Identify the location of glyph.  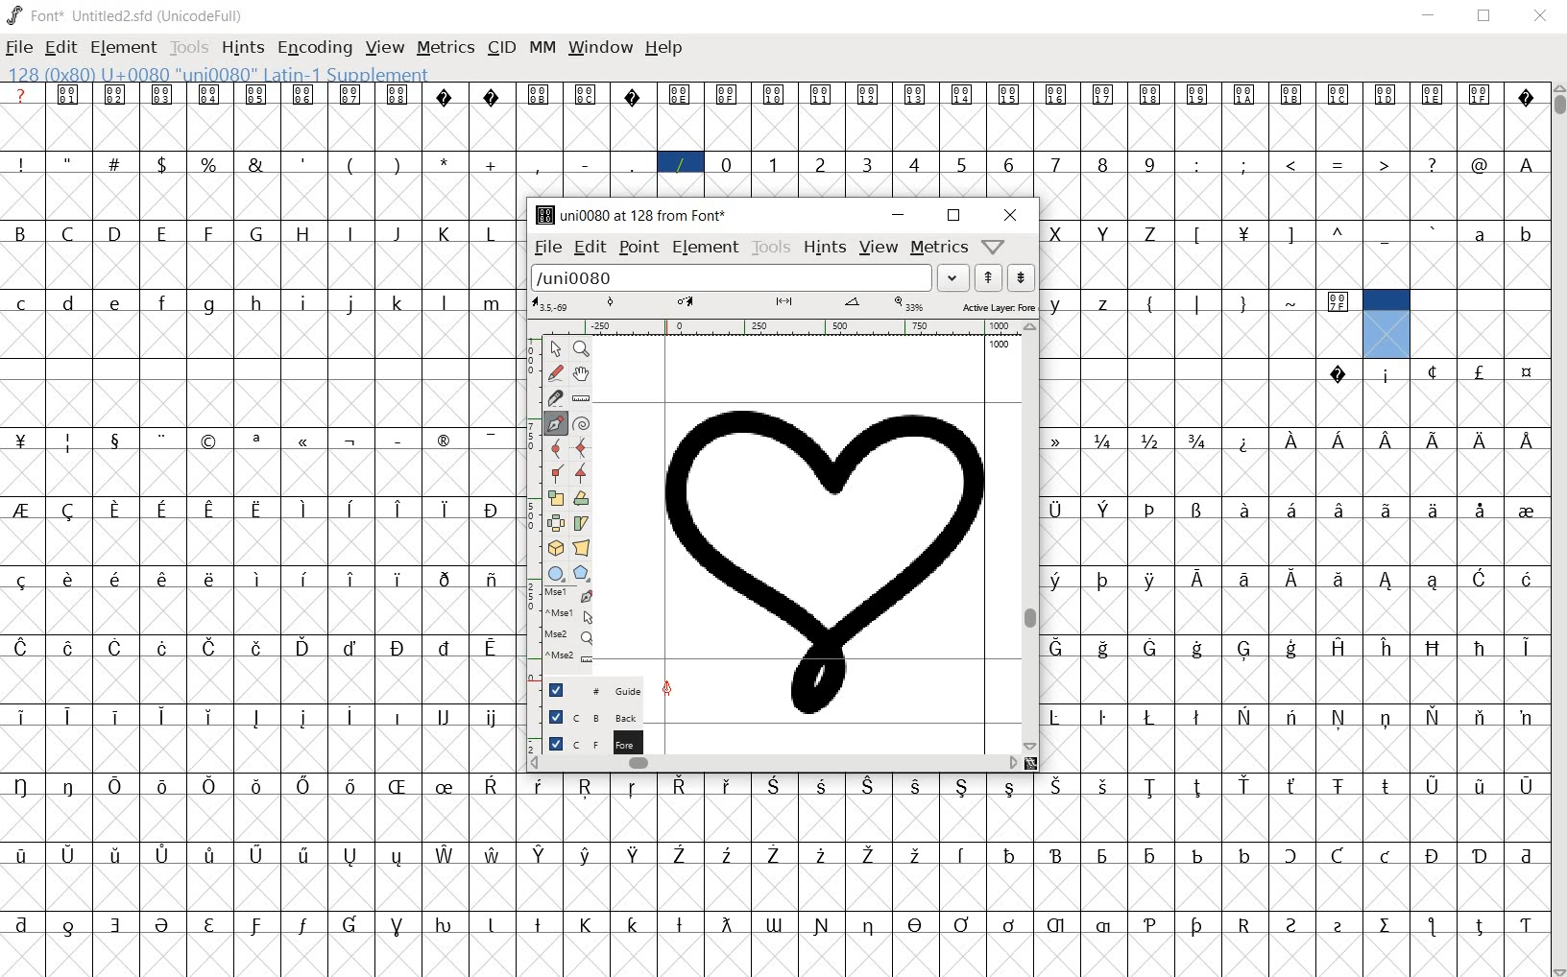
(1433, 856).